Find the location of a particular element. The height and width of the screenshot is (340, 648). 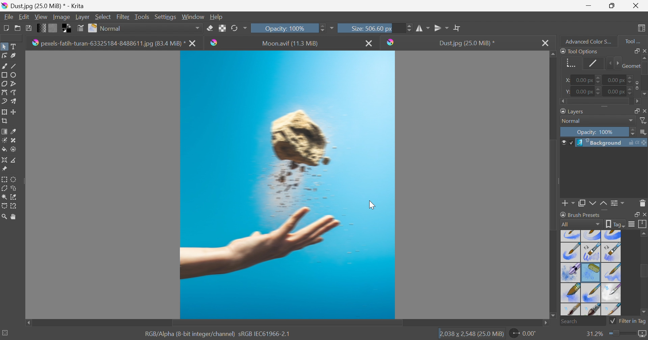

selection tool is located at coordinates (16, 196).